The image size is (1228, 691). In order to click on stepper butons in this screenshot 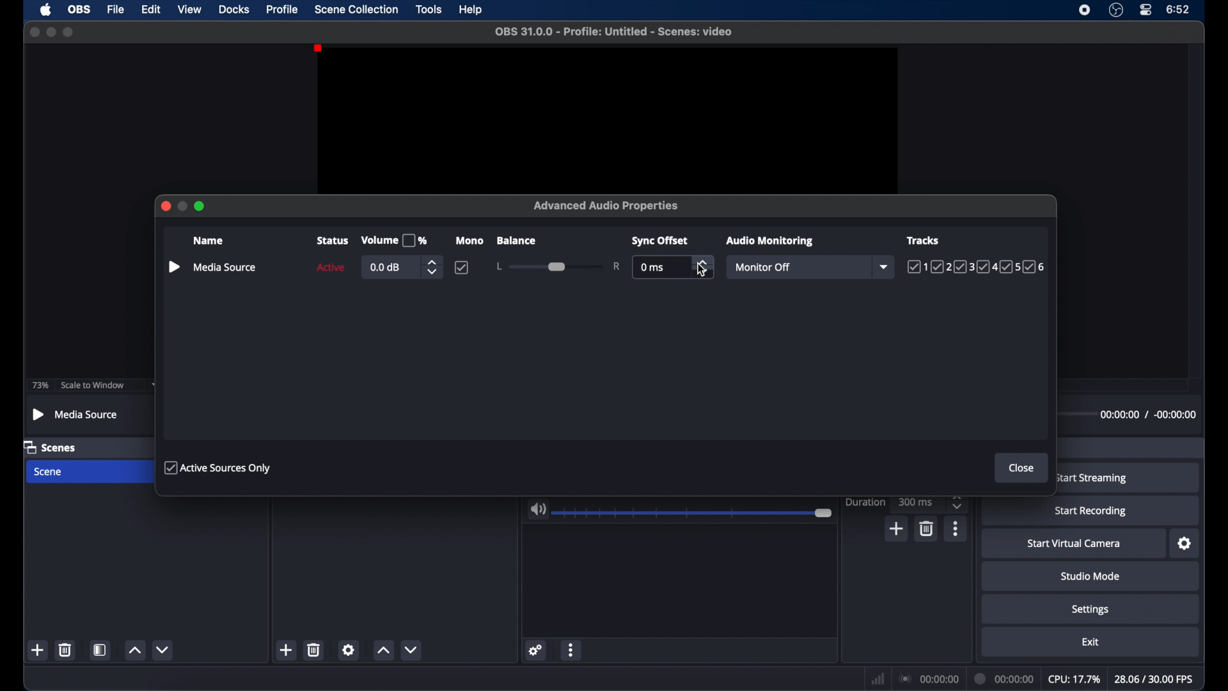, I will do `click(432, 267)`.